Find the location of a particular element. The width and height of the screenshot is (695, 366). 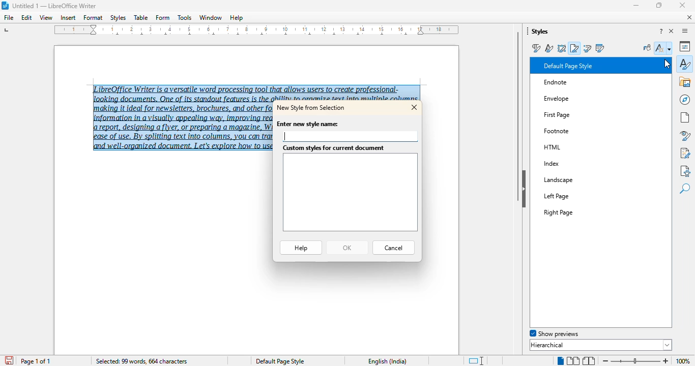

 Landscape is located at coordinates (569, 179).